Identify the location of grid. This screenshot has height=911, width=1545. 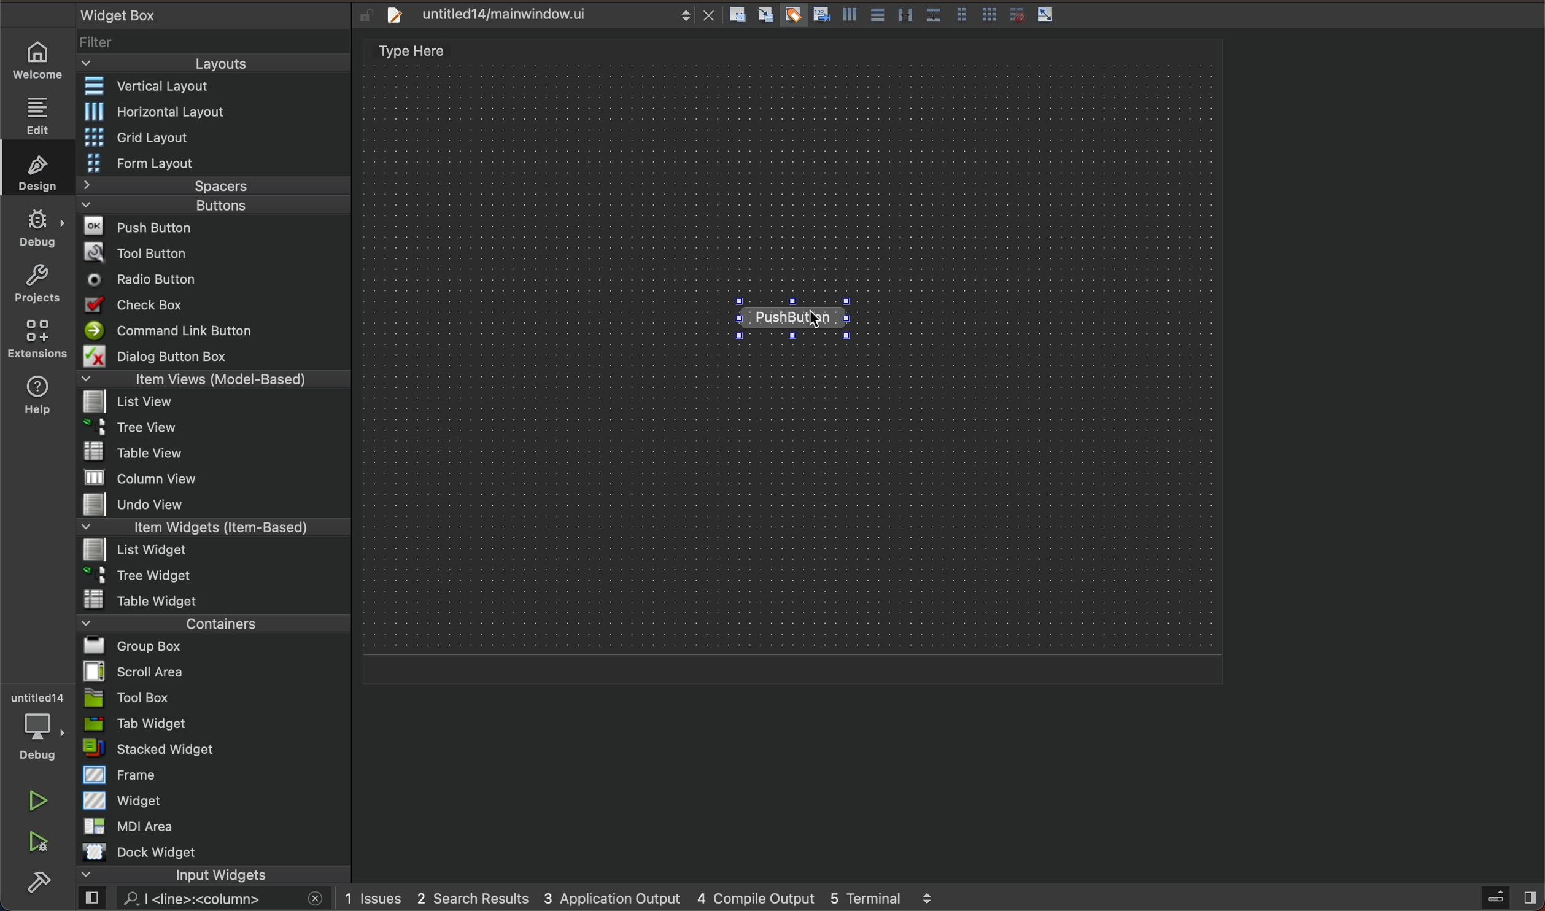
(215, 138).